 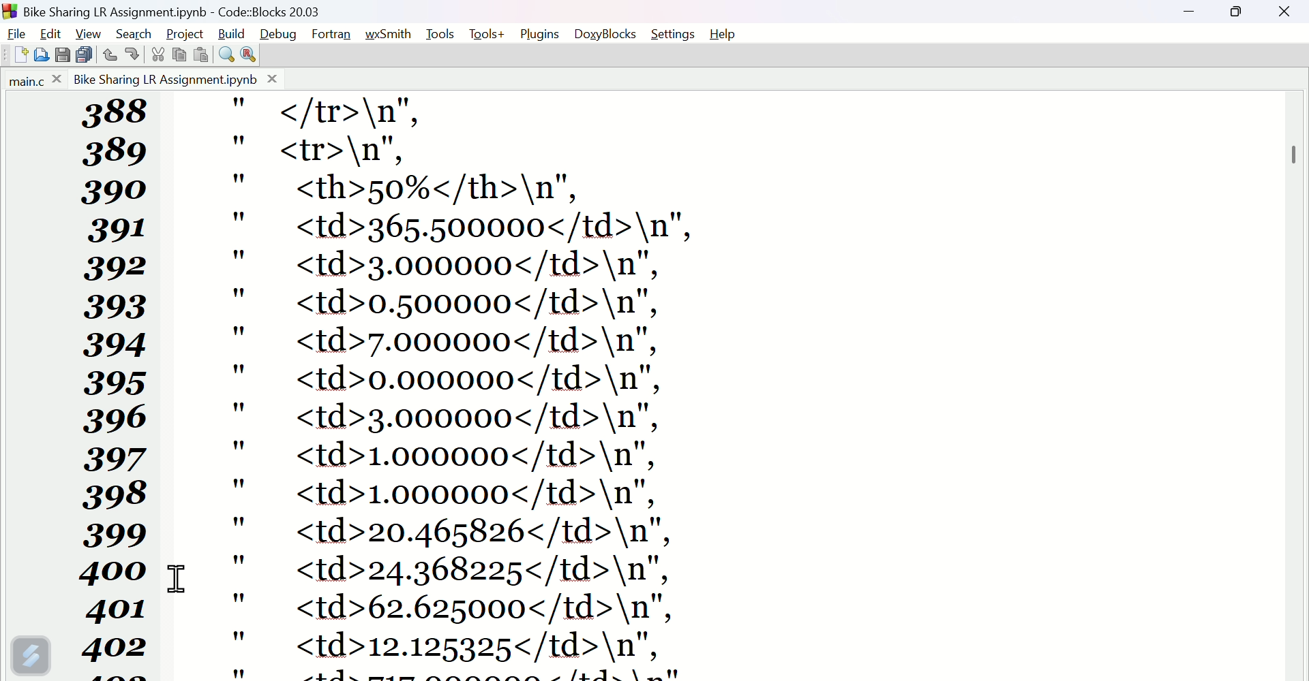 What do you see at coordinates (234, 33) in the screenshot?
I see `Build` at bounding box center [234, 33].